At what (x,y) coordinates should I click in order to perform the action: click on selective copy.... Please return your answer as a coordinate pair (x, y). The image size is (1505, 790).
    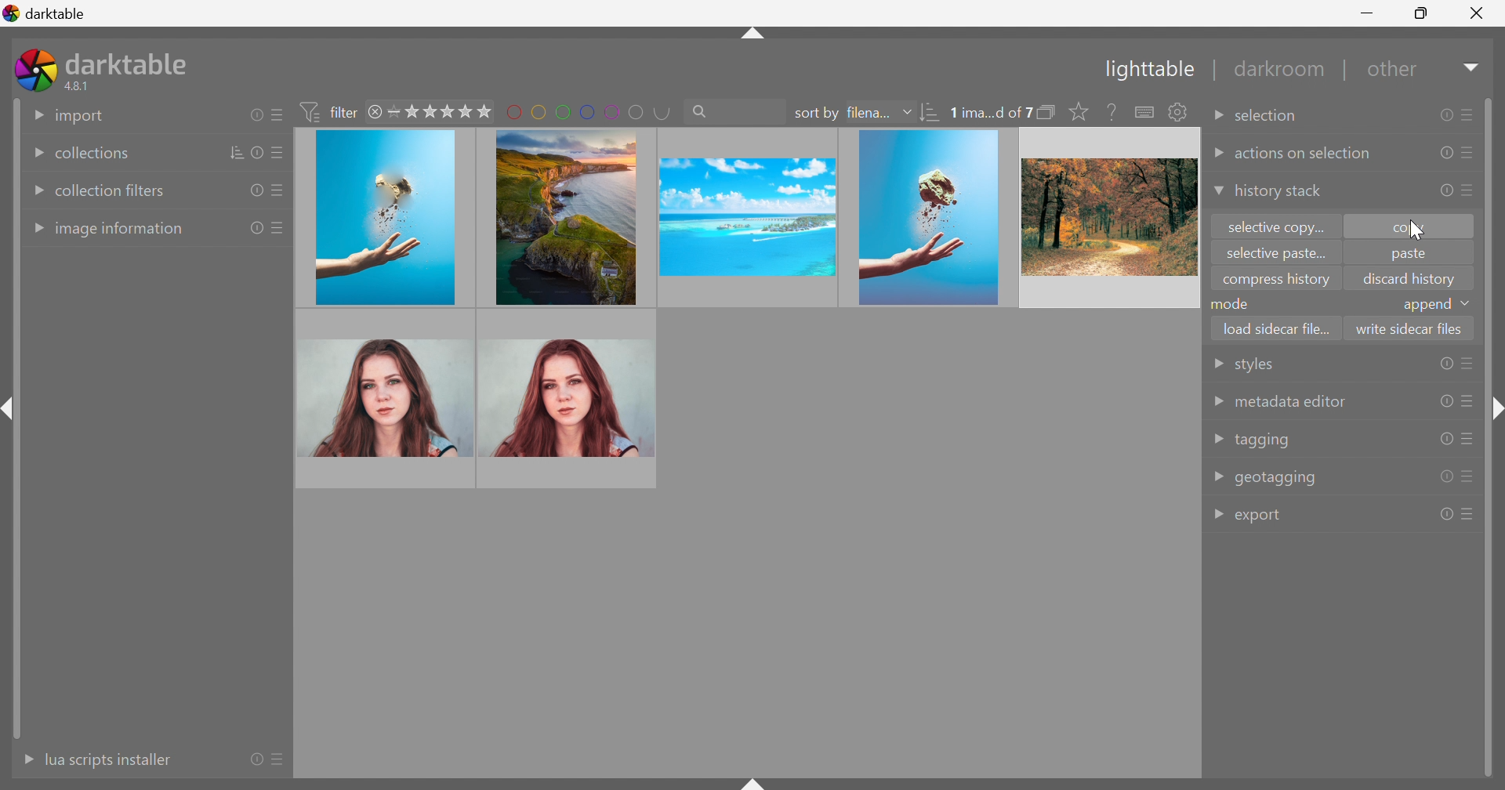
    Looking at the image, I should click on (1278, 226).